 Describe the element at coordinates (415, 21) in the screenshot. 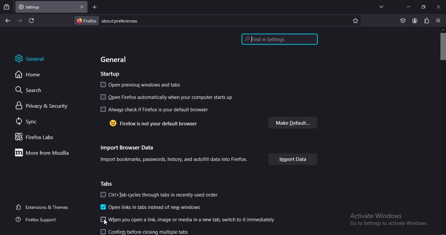

I see `account` at that location.